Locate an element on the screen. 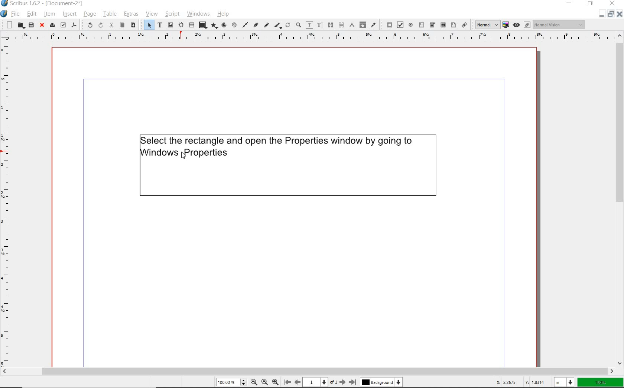 This screenshot has height=388, width=624. select item is located at coordinates (148, 26).